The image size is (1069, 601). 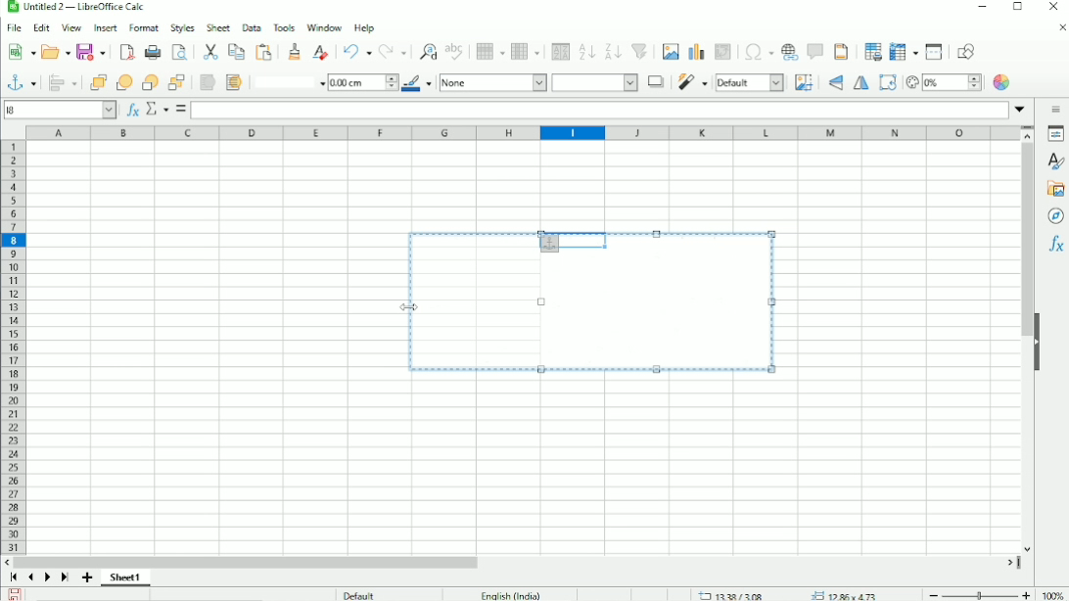 I want to click on Save, so click(x=16, y=593).